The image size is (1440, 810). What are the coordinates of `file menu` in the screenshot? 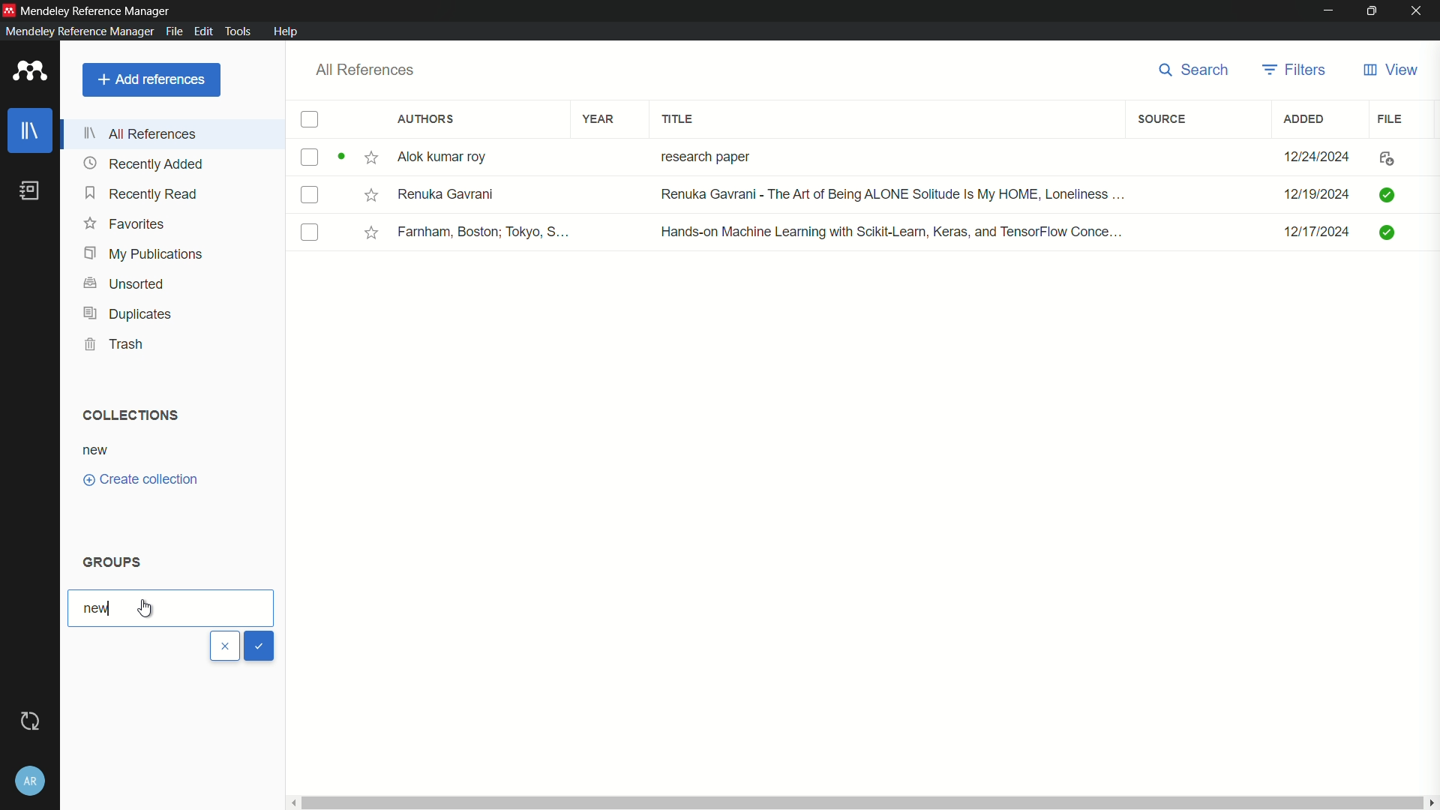 It's located at (172, 30).